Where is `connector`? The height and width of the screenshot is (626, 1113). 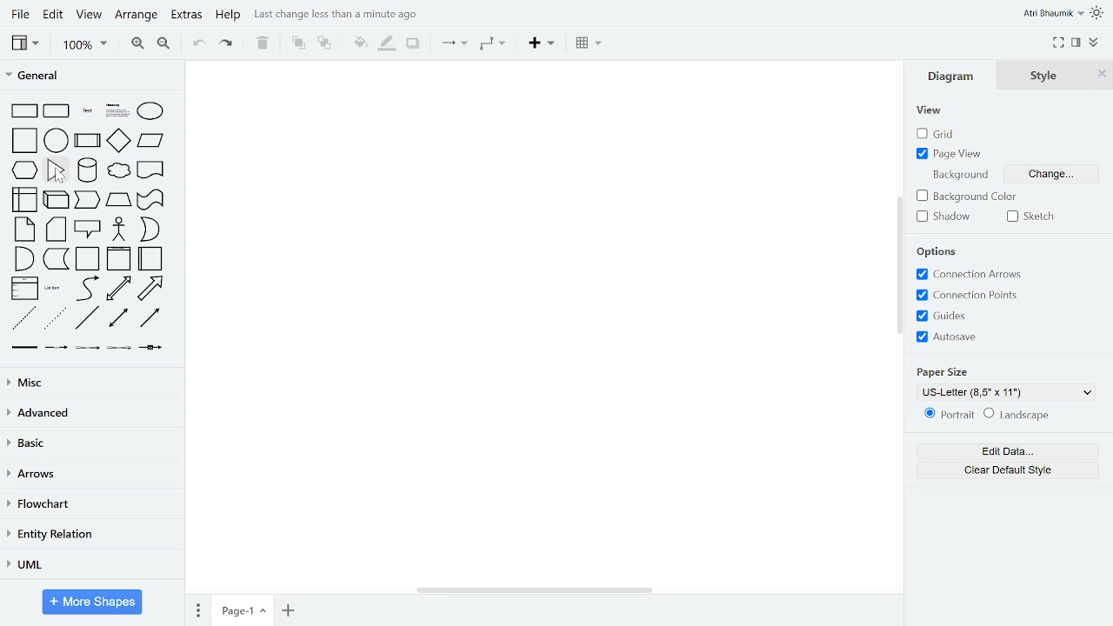
connector is located at coordinates (454, 43).